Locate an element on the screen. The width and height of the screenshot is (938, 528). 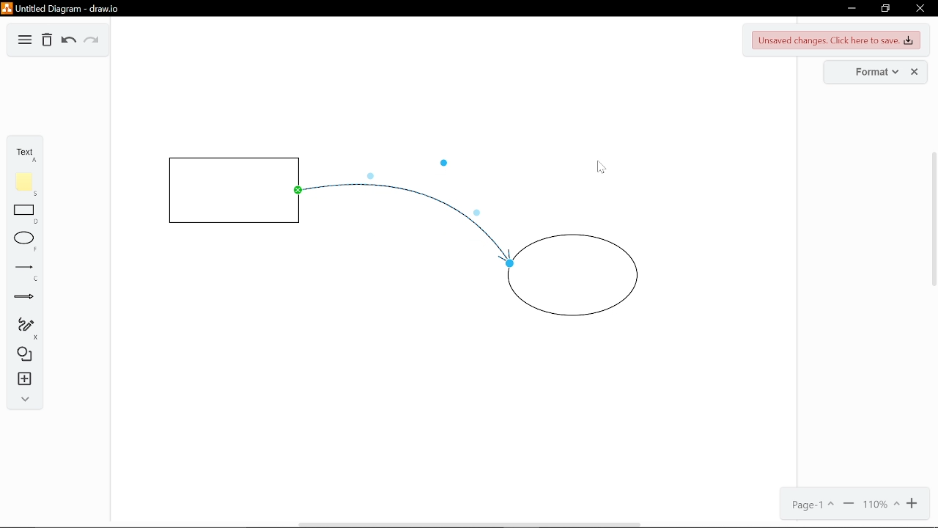
Square shape is located at coordinates (231, 190).